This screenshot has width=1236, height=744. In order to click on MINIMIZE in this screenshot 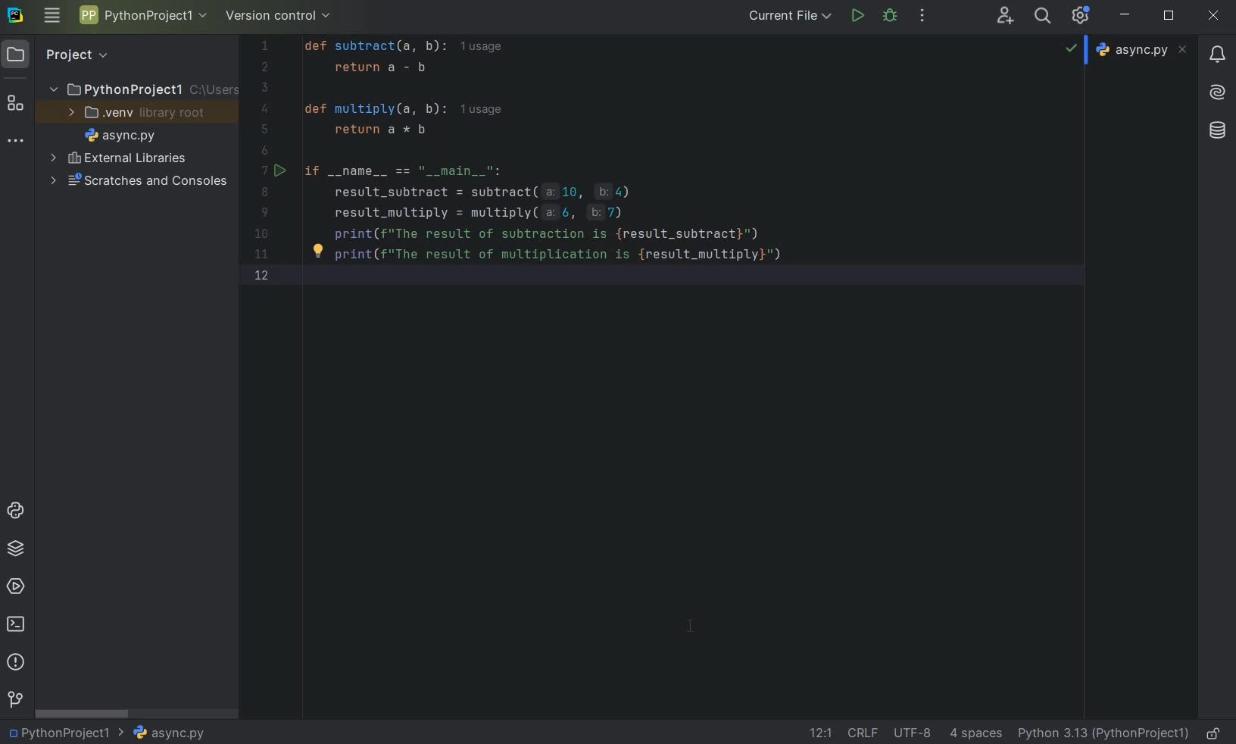, I will do `click(1126, 16)`.